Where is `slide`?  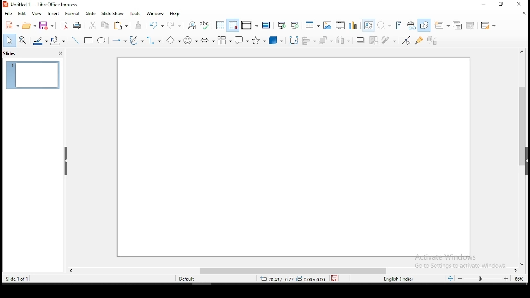 slide is located at coordinates (92, 13).